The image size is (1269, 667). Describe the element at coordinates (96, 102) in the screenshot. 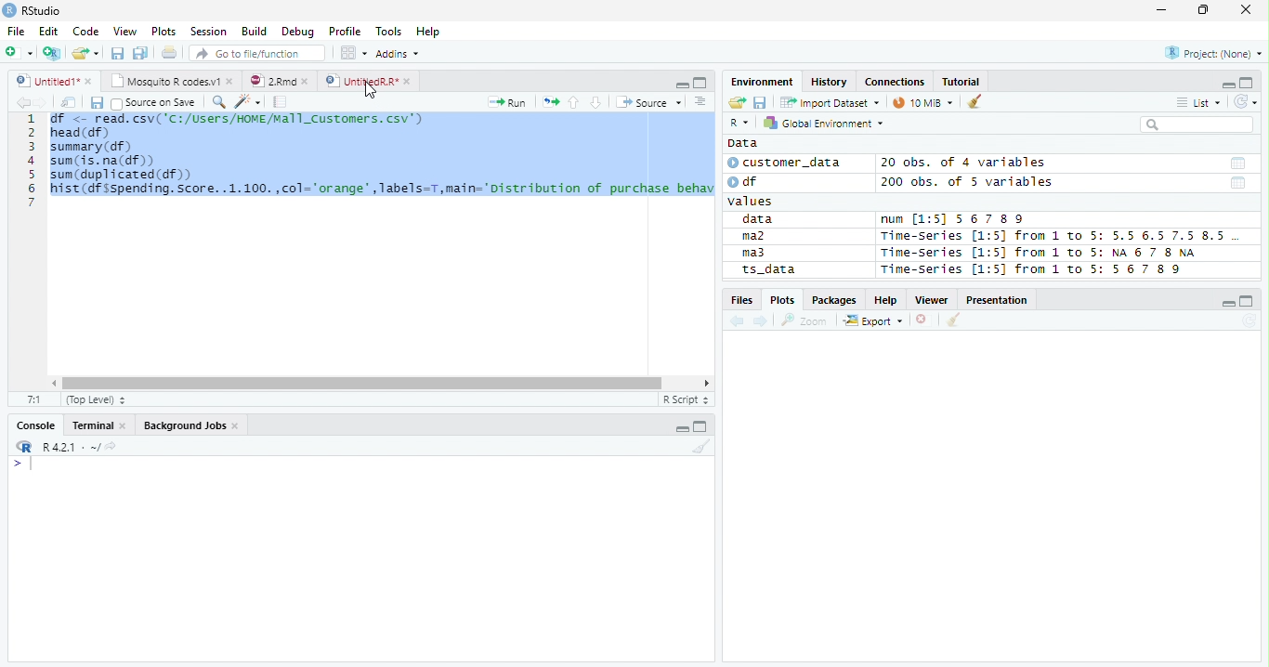

I see `Save` at that location.